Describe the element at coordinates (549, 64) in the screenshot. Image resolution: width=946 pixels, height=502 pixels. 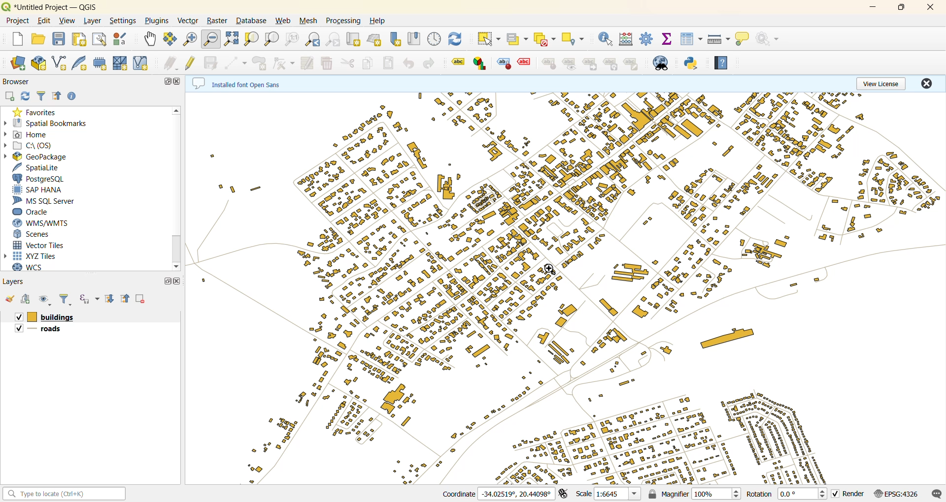
I see `label` at that location.